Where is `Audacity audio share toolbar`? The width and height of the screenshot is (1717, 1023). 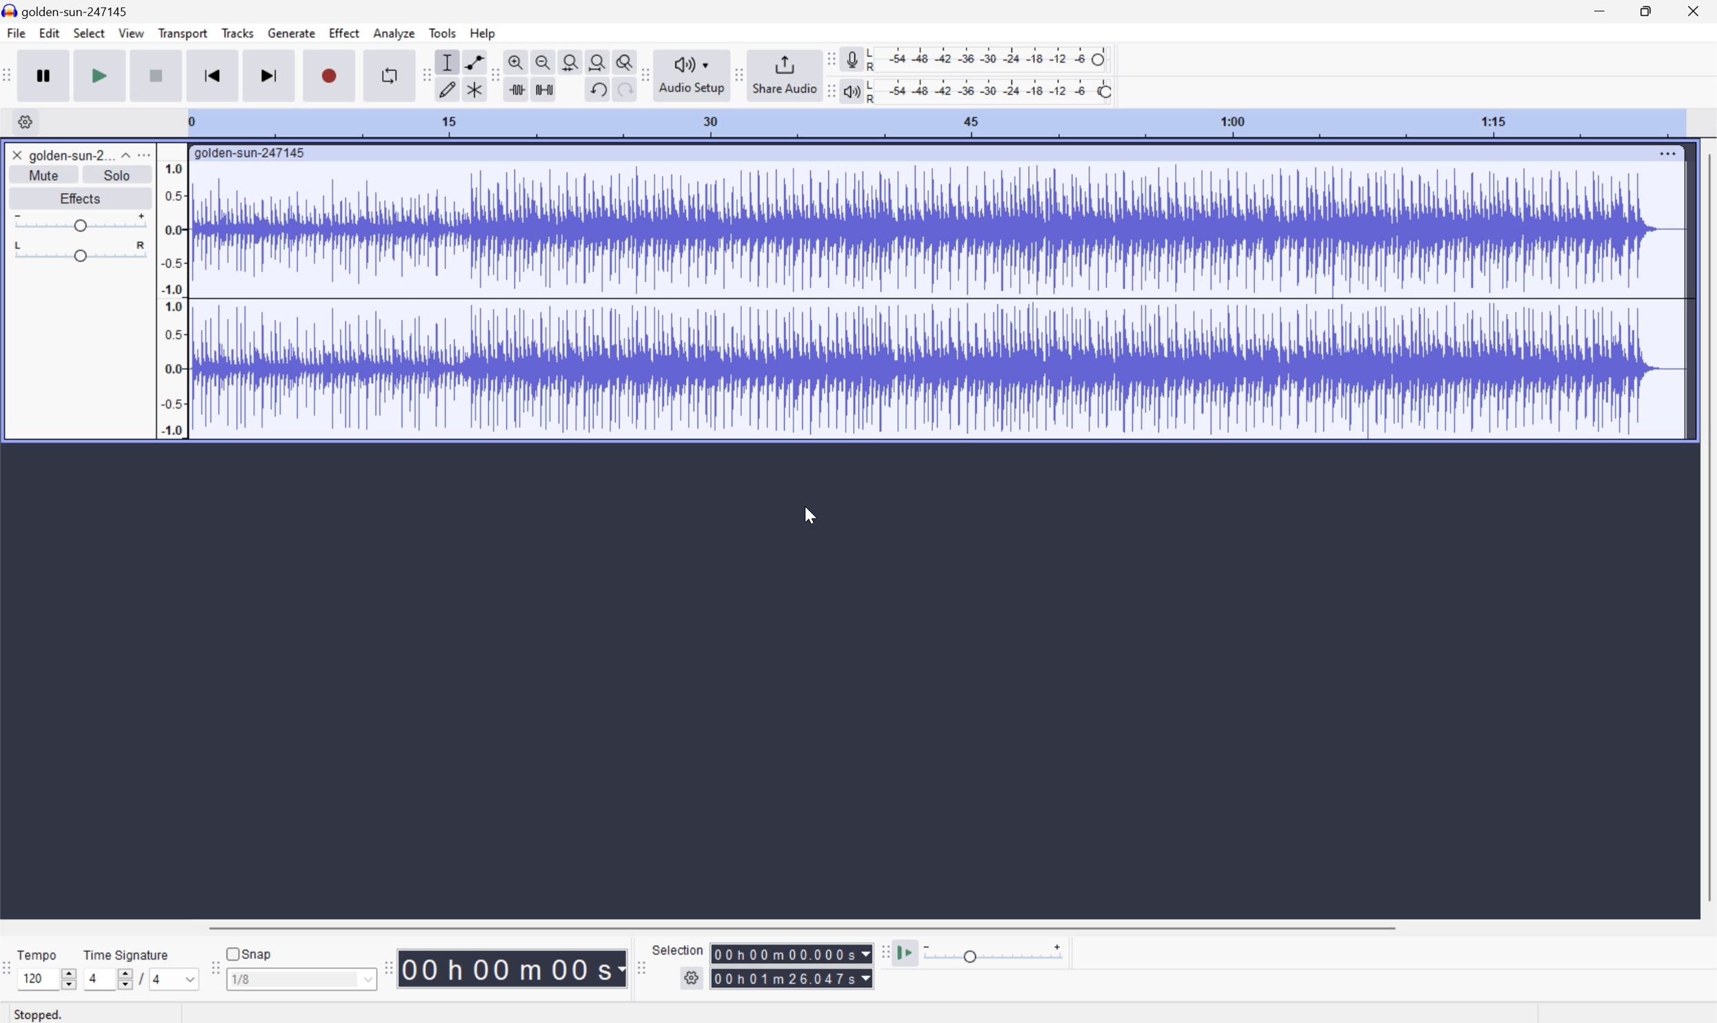
Audacity audio share toolbar is located at coordinates (645, 72).